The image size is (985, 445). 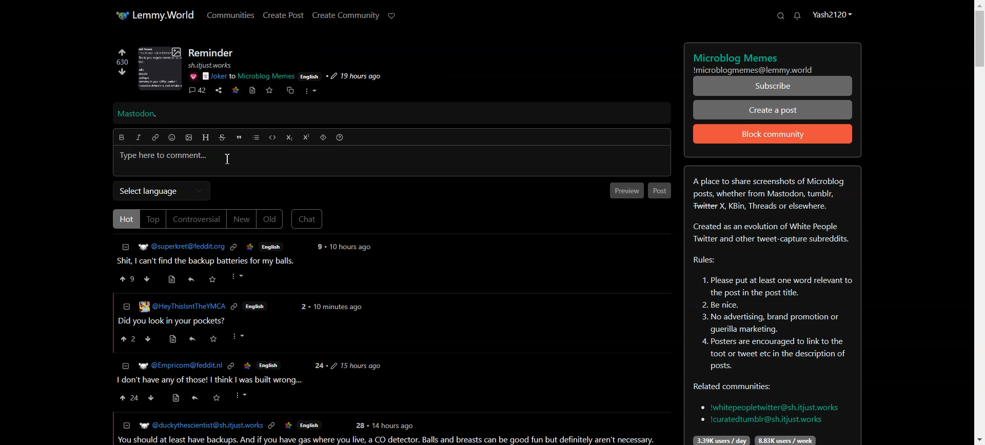 What do you see at coordinates (310, 91) in the screenshot?
I see `More` at bounding box center [310, 91].